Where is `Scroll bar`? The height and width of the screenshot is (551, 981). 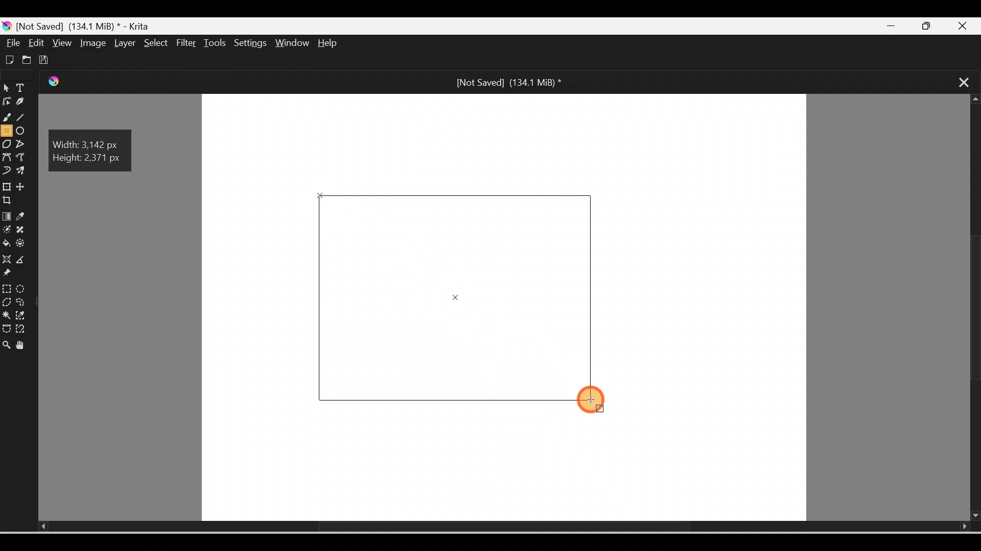
Scroll bar is located at coordinates (488, 527).